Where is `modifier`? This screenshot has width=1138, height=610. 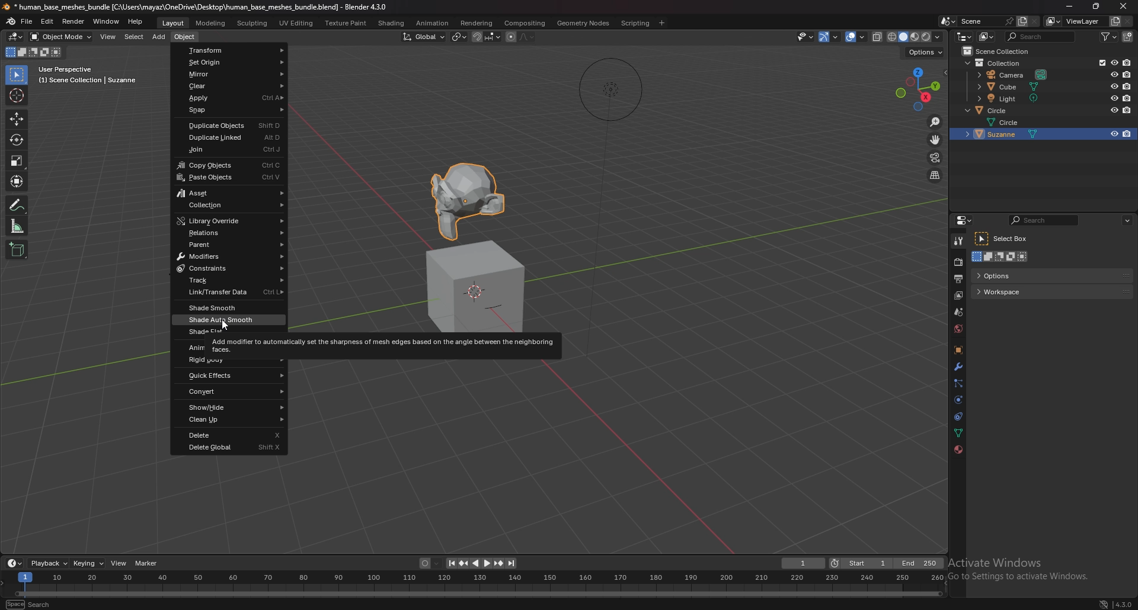 modifier is located at coordinates (958, 367).